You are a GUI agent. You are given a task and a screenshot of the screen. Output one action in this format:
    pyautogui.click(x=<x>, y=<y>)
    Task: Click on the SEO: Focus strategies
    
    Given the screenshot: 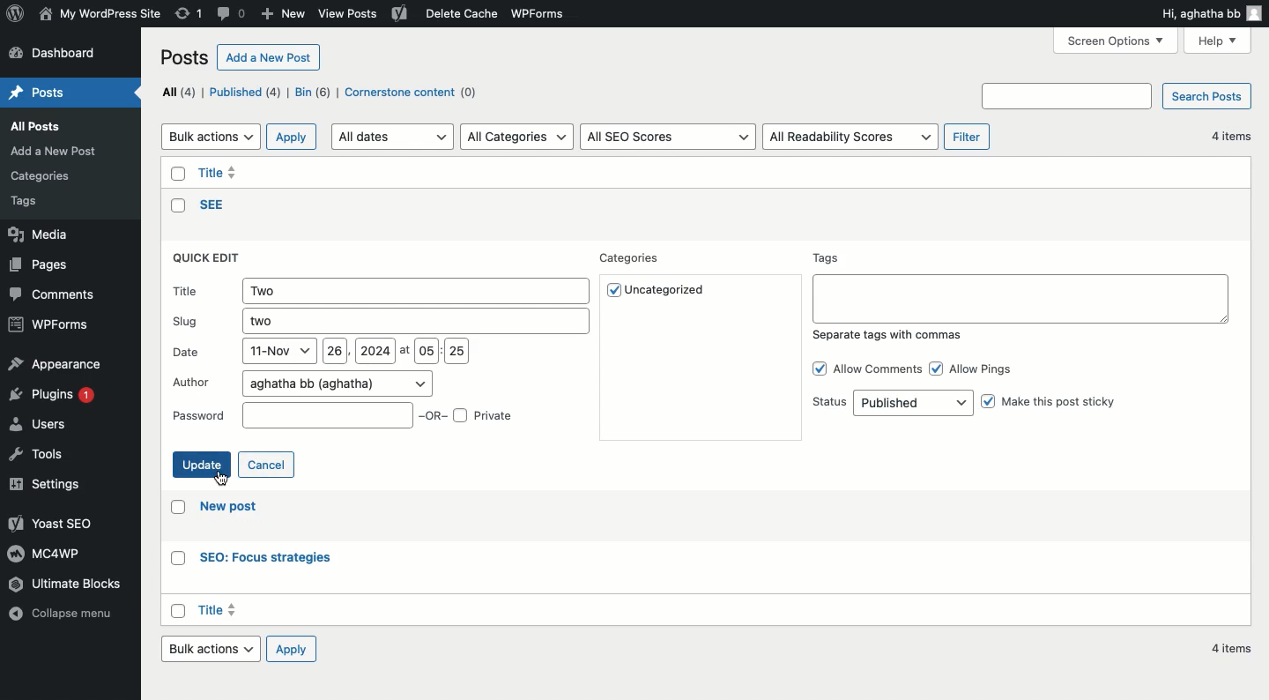 What is the action you would take?
    pyautogui.click(x=263, y=558)
    